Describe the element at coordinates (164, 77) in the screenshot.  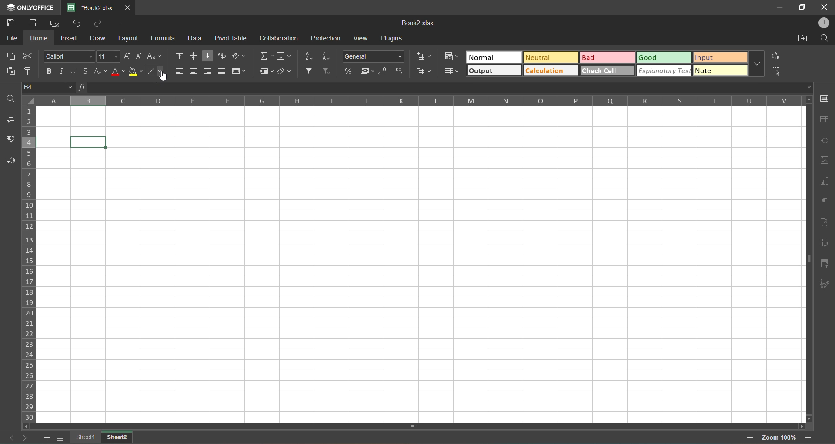
I see `cursor` at that location.